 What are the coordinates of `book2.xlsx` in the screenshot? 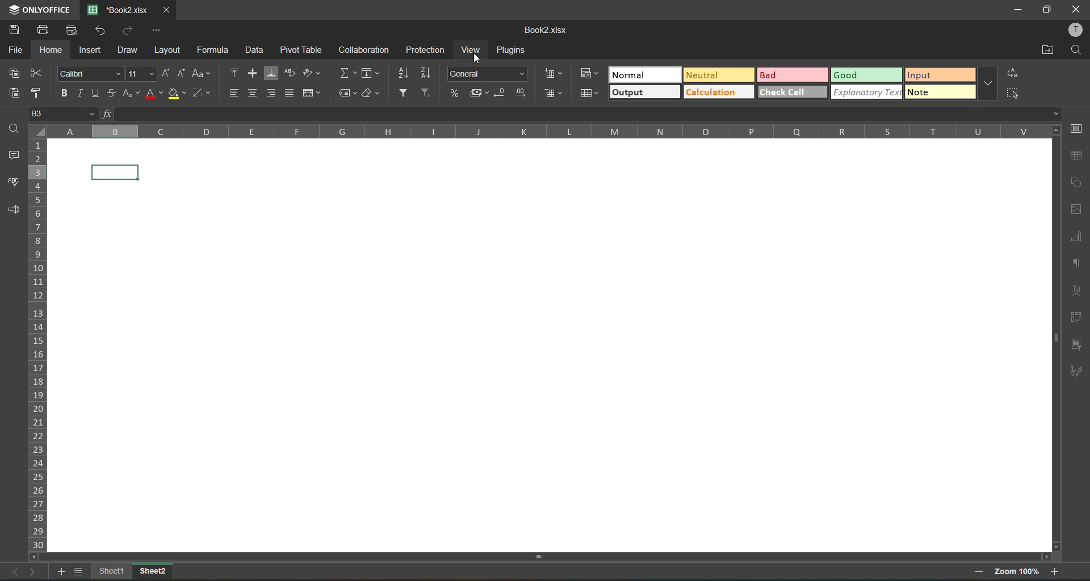 It's located at (119, 9).